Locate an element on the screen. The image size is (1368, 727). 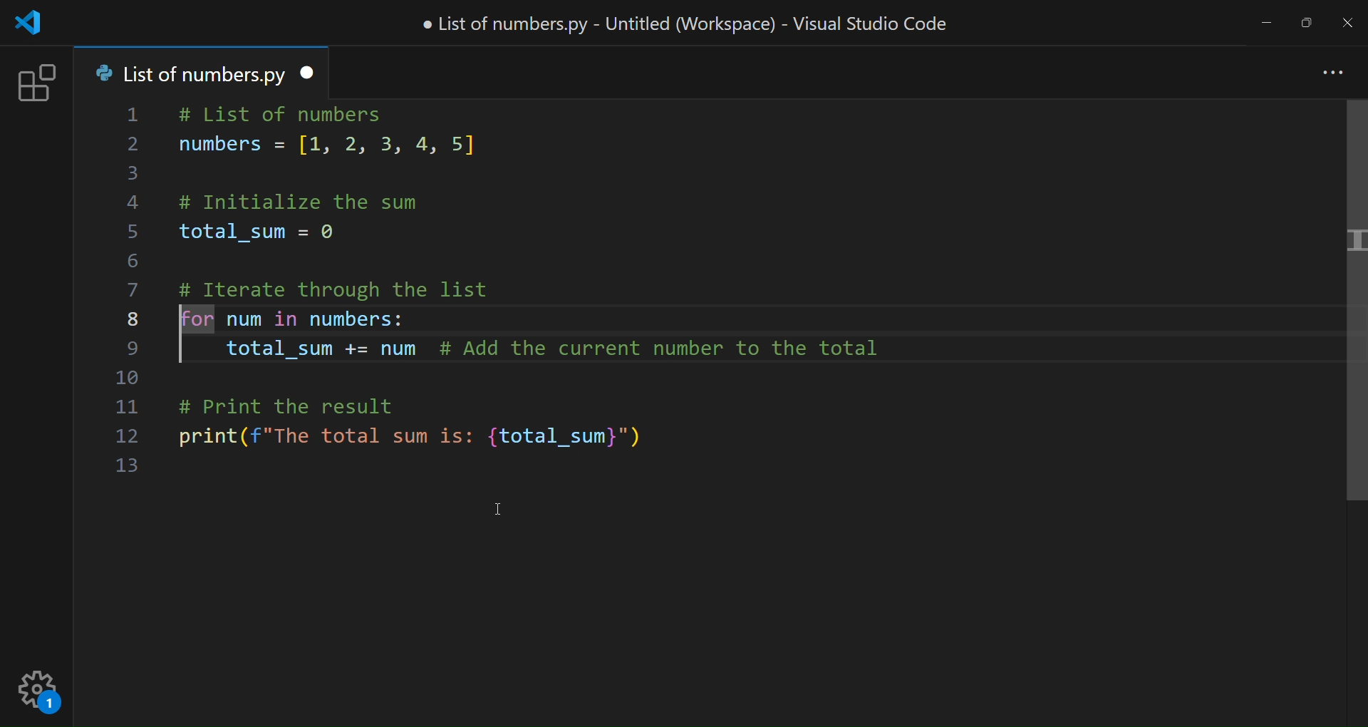
setting is located at coordinates (39, 696).